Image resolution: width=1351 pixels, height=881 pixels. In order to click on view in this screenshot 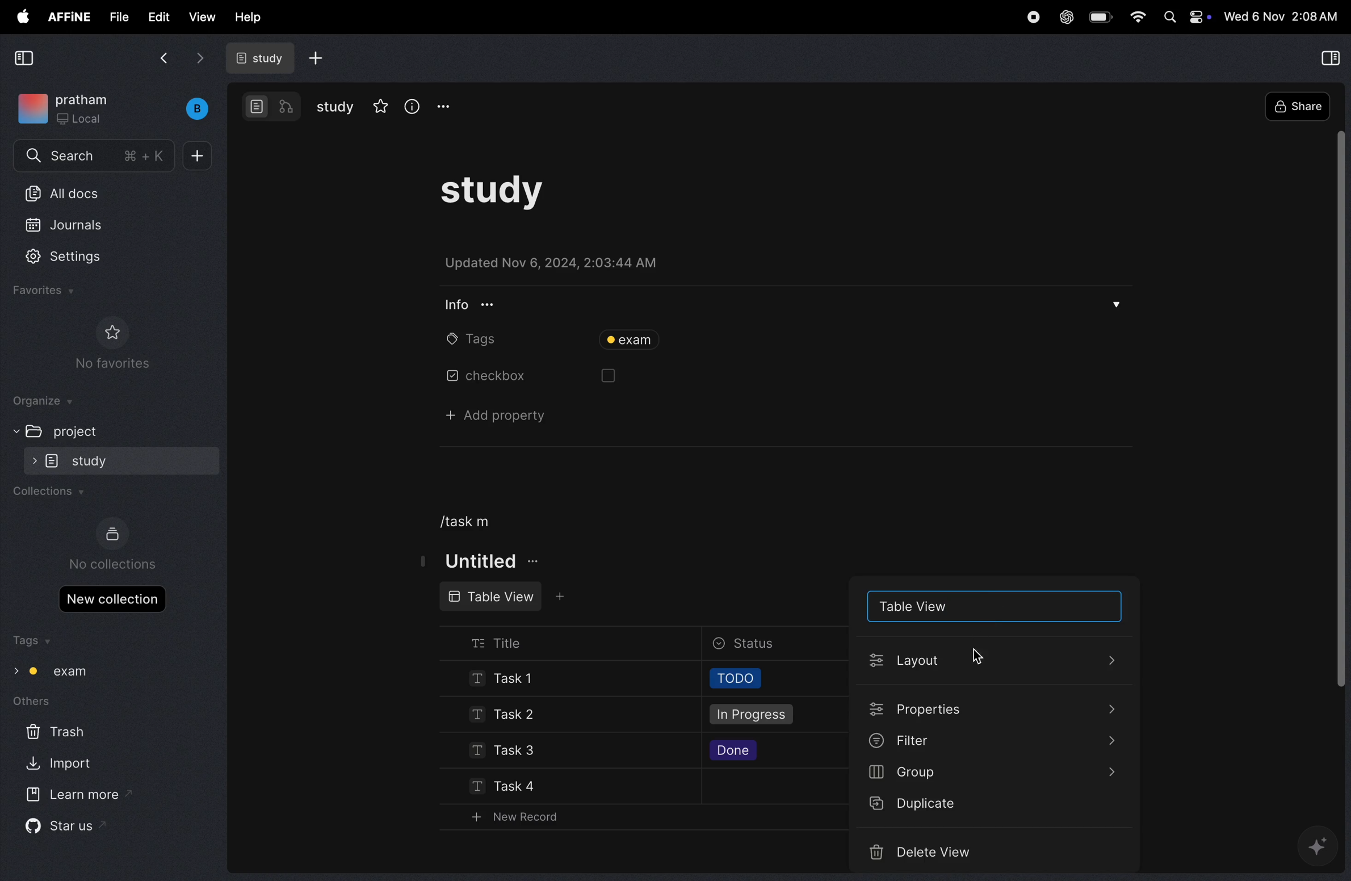, I will do `click(202, 18)`.